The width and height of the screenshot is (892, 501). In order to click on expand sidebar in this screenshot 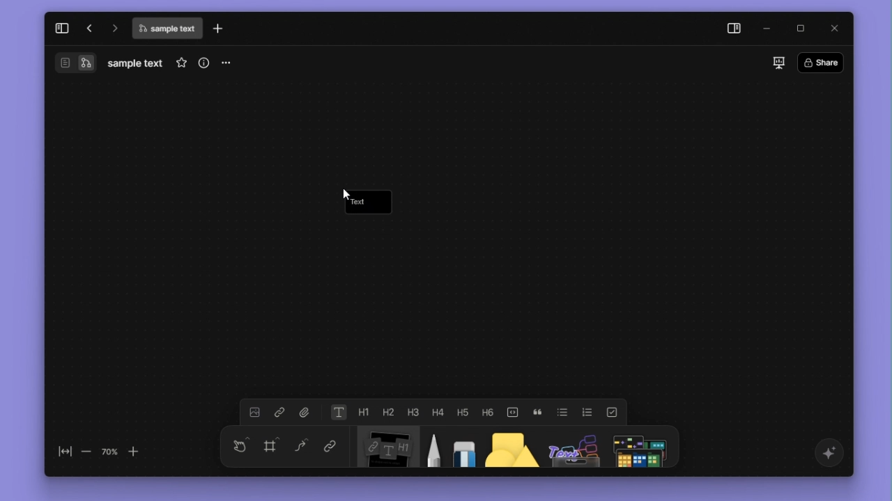, I will do `click(61, 26)`.